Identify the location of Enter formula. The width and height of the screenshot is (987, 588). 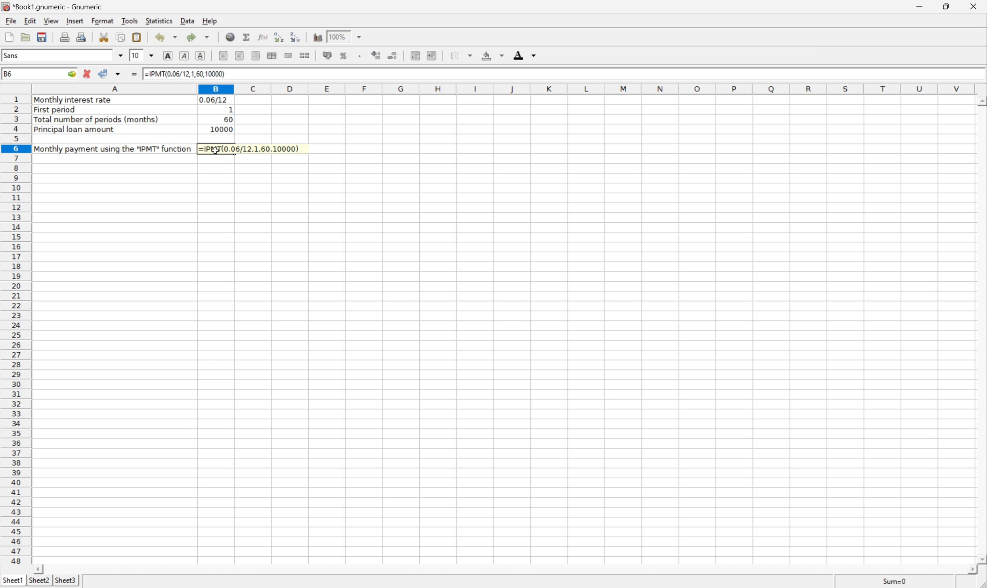
(133, 74).